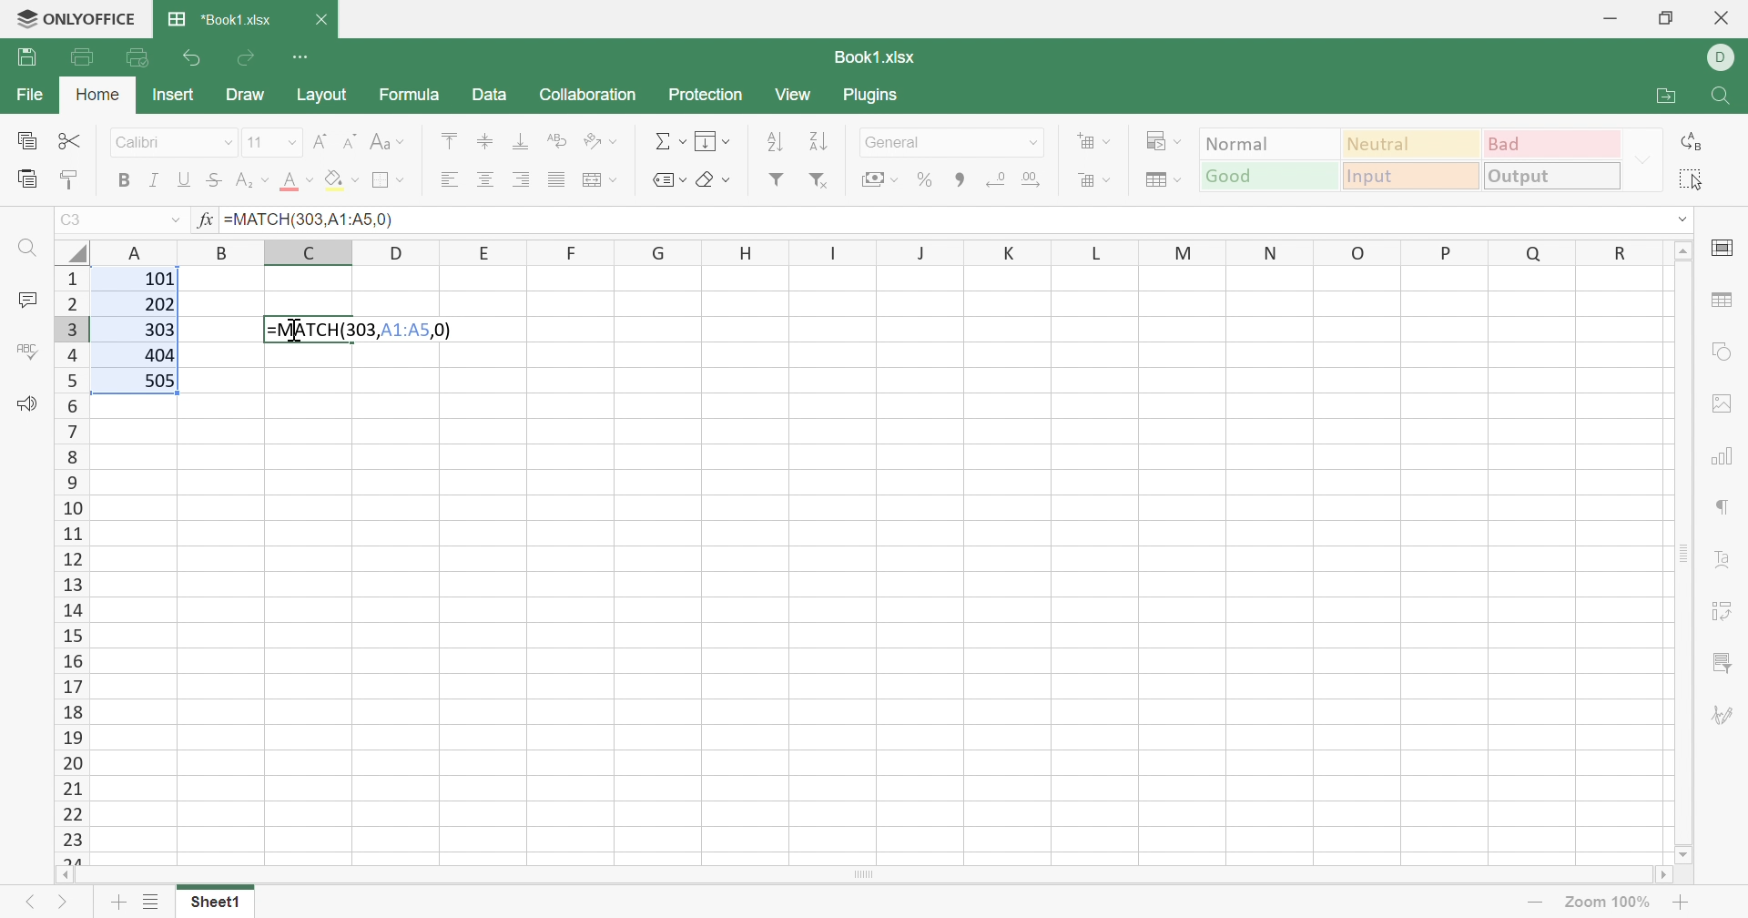 This screenshot has width=1748, height=918. I want to click on Cut, so click(72, 141).